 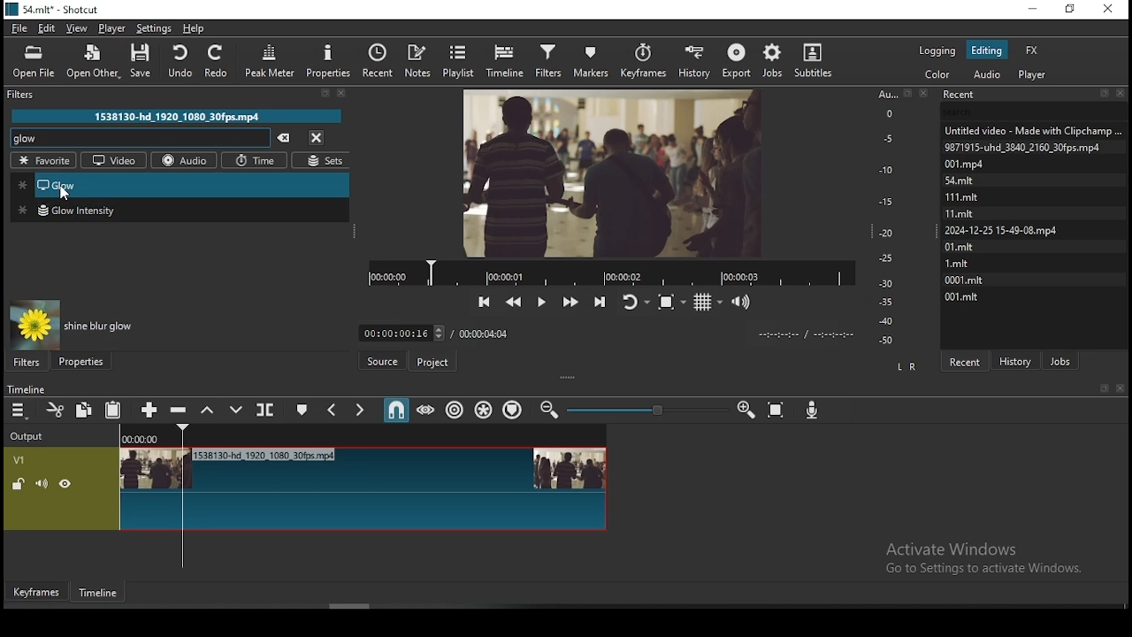 What do you see at coordinates (186, 160) in the screenshot?
I see `audio` at bounding box center [186, 160].